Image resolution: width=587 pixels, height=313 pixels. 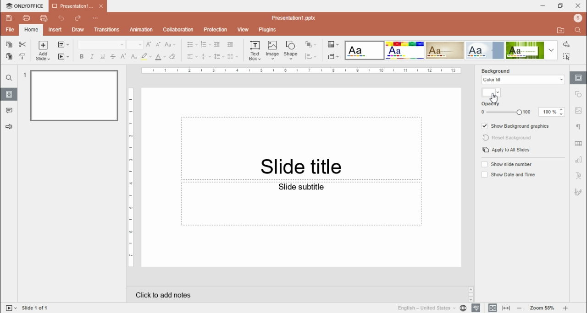 What do you see at coordinates (302, 204) in the screenshot?
I see `text box` at bounding box center [302, 204].